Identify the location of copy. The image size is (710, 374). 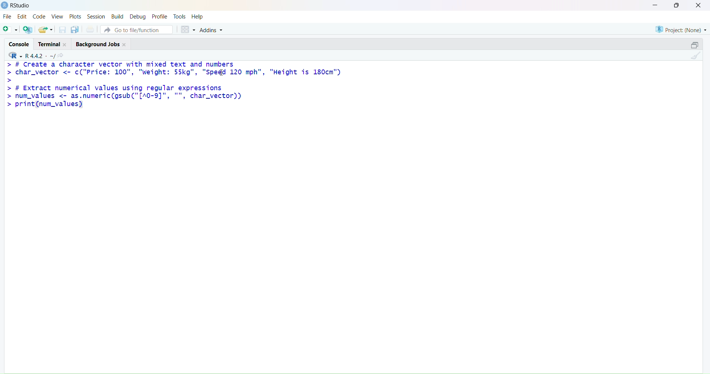
(75, 30).